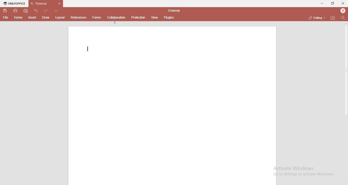  Describe the element at coordinates (46, 11) in the screenshot. I see `redo` at that location.